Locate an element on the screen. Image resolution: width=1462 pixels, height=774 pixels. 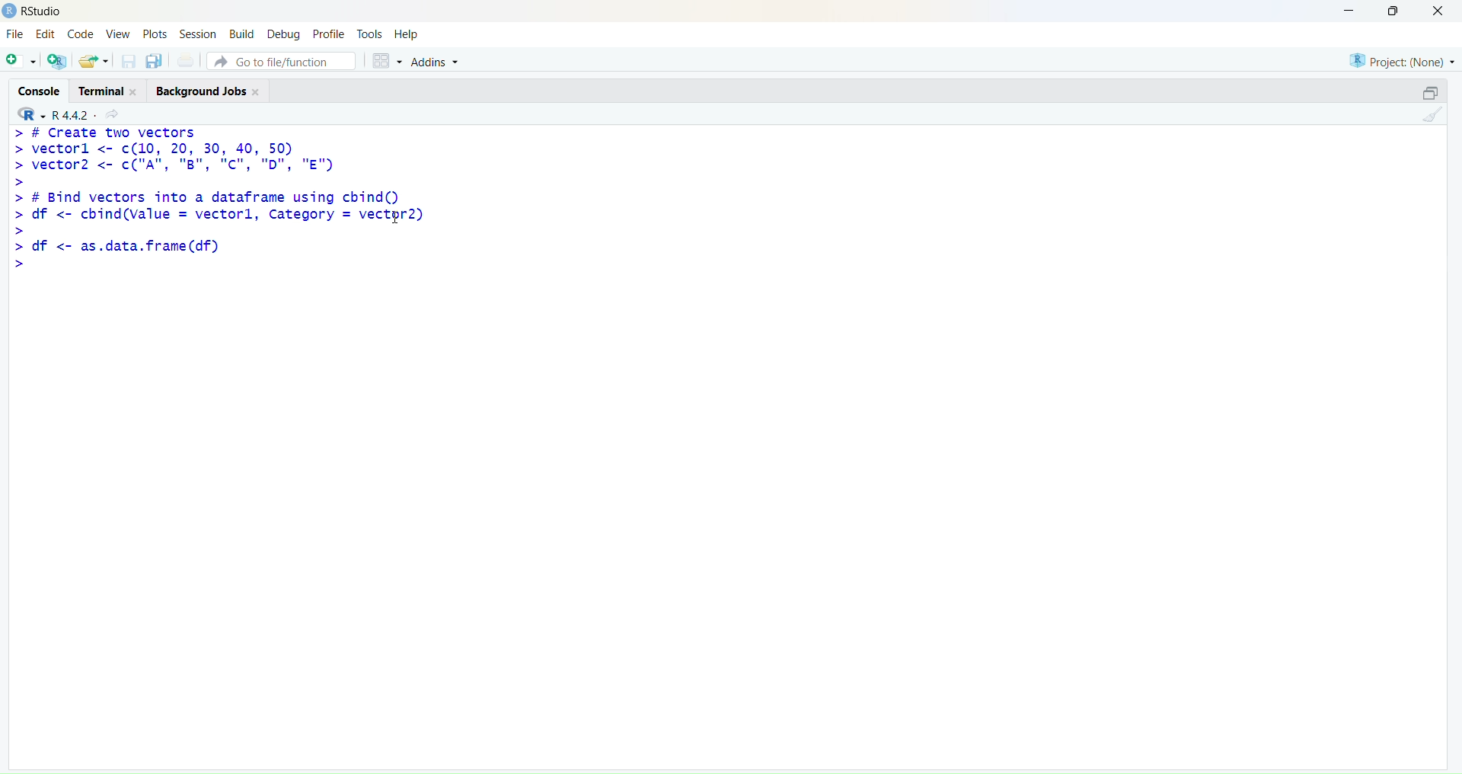
 R 4.4.2 is located at coordinates (51, 115).